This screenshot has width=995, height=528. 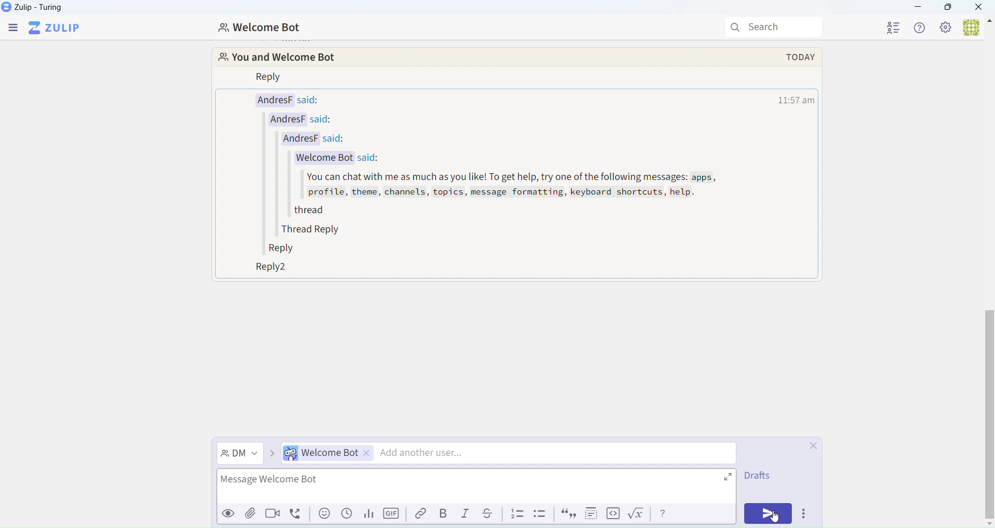 I want to click on Stats, so click(x=368, y=514).